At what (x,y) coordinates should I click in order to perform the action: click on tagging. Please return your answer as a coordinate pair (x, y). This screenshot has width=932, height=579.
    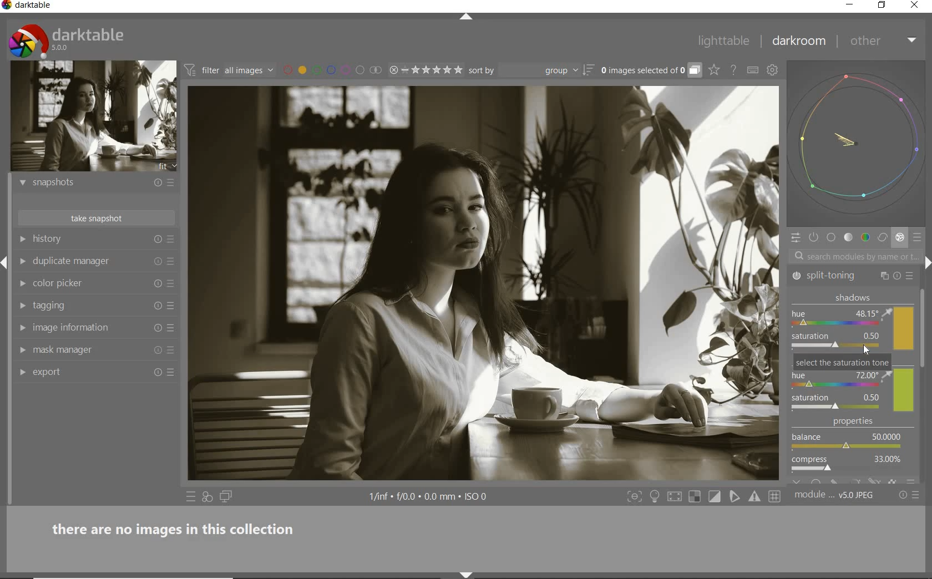
    Looking at the image, I should click on (87, 306).